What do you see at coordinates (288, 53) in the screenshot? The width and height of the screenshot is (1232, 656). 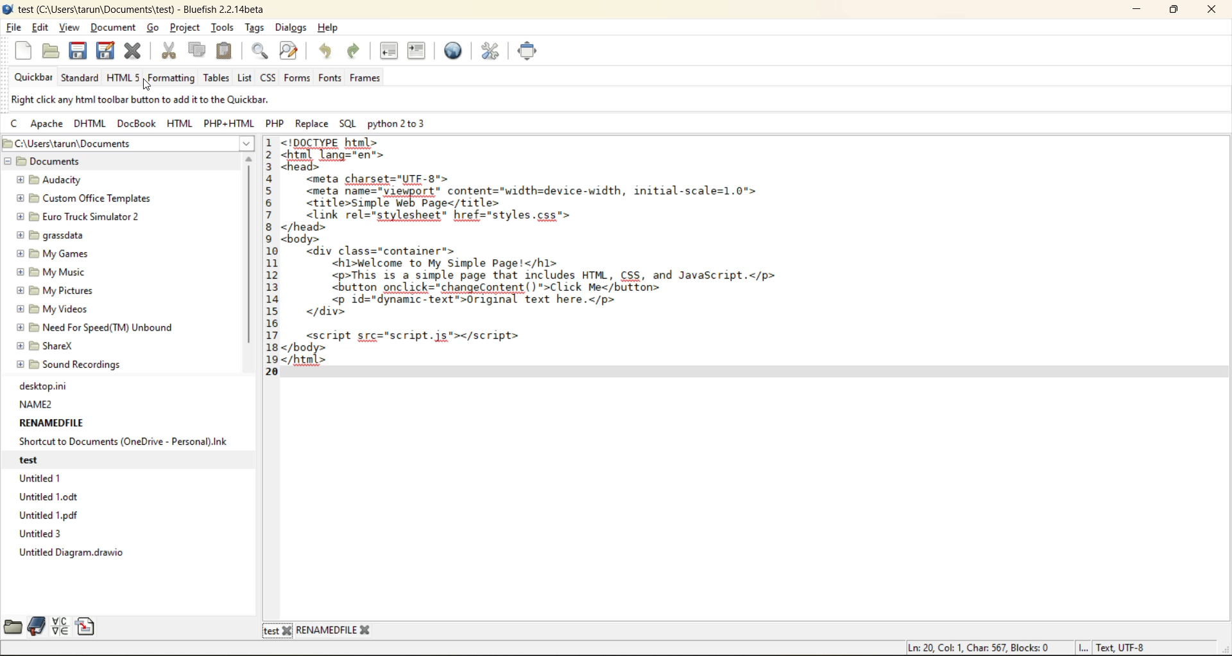 I see `find and replace` at bounding box center [288, 53].